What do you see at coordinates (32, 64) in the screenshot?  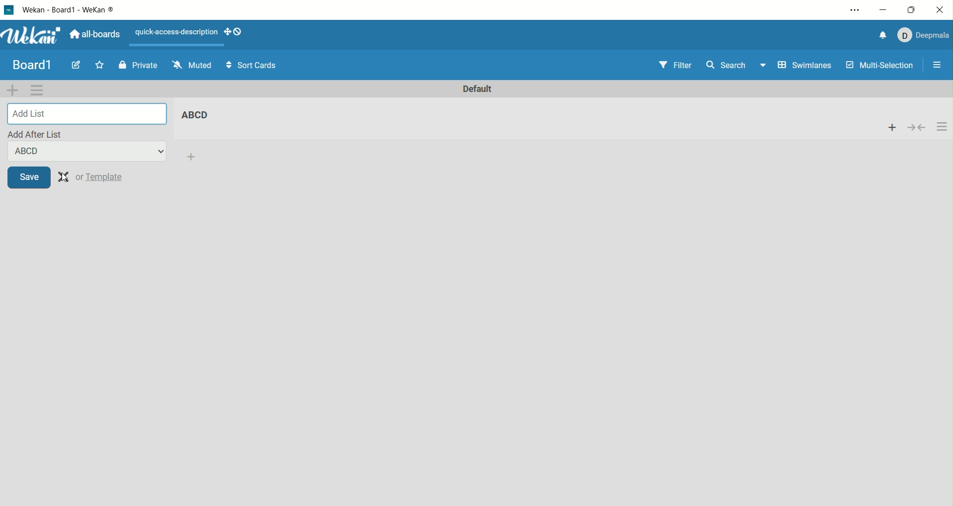 I see `title` at bounding box center [32, 64].